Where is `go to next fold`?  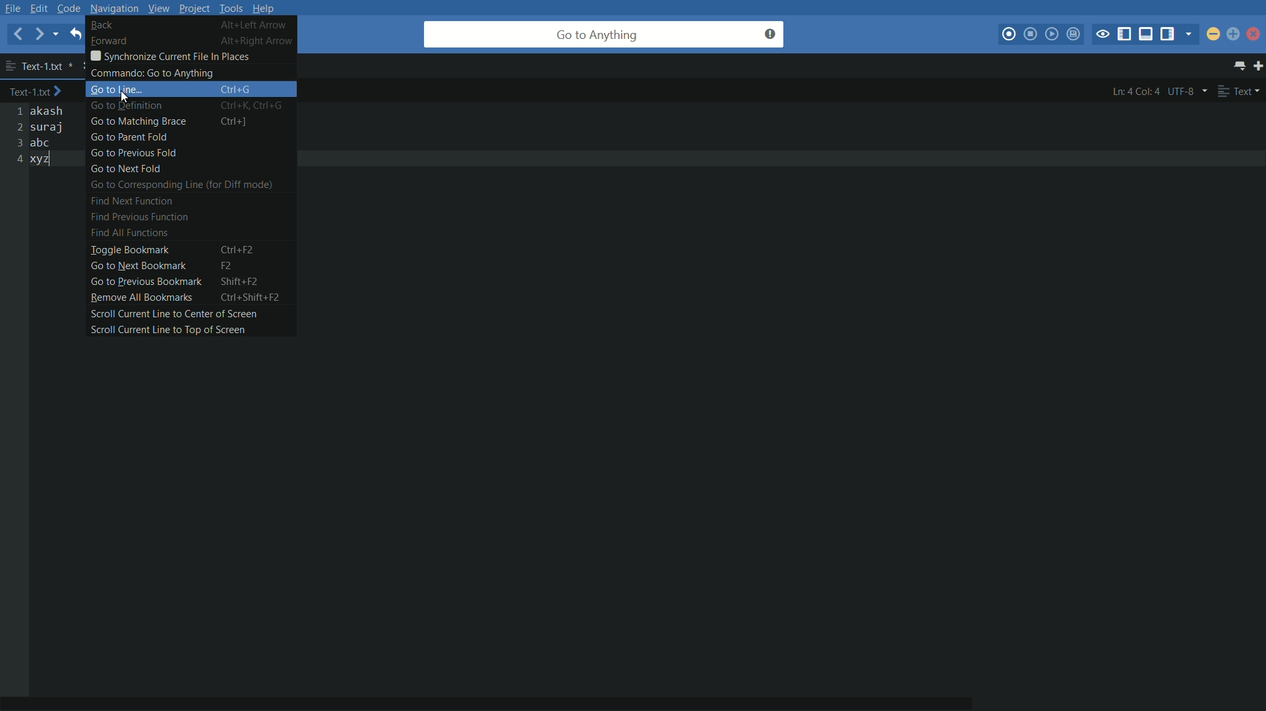
go to next fold is located at coordinates (125, 170).